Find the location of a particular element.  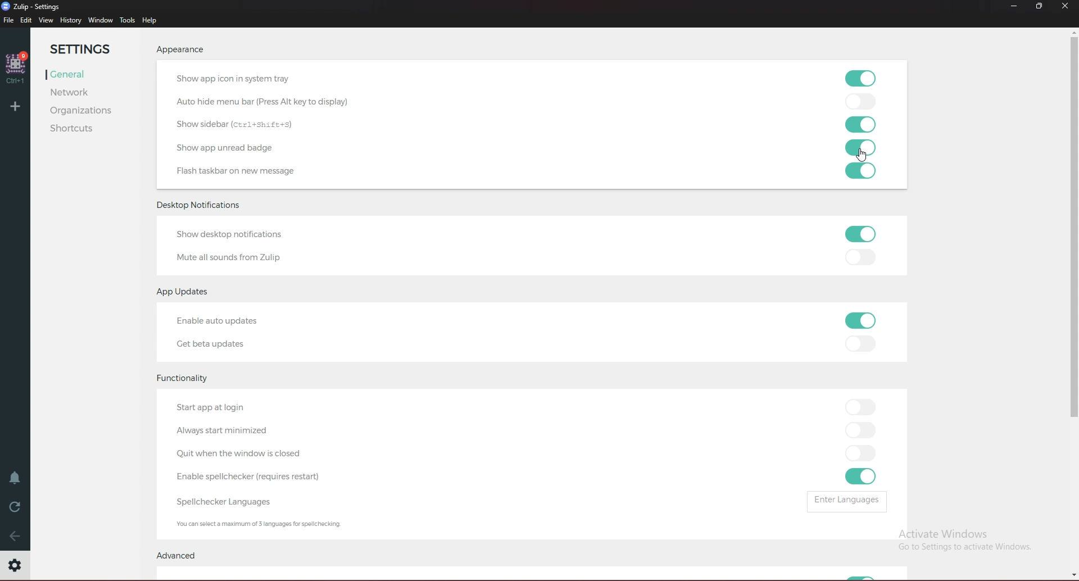

Show desktop notifications is located at coordinates (232, 235).